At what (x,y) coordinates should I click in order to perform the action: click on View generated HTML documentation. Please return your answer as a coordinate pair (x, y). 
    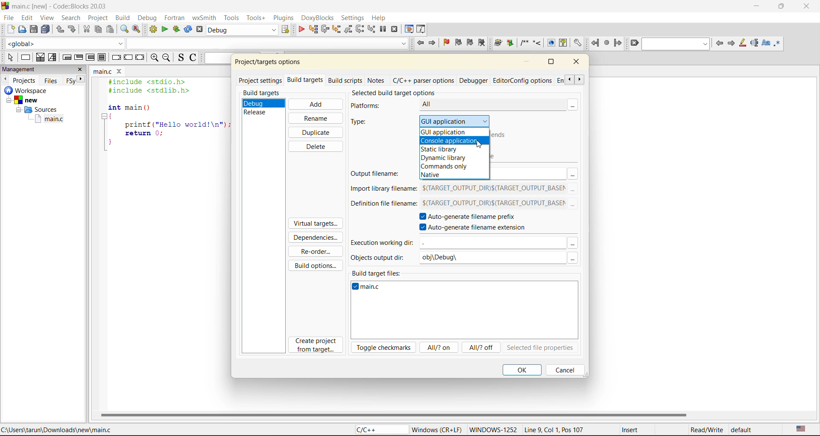
    Looking at the image, I should click on (551, 43).